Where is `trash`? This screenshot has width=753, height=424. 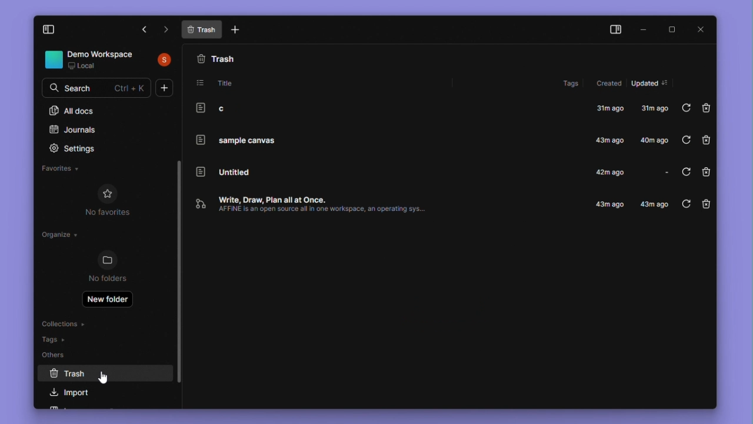 trash is located at coordinates (219, 57).